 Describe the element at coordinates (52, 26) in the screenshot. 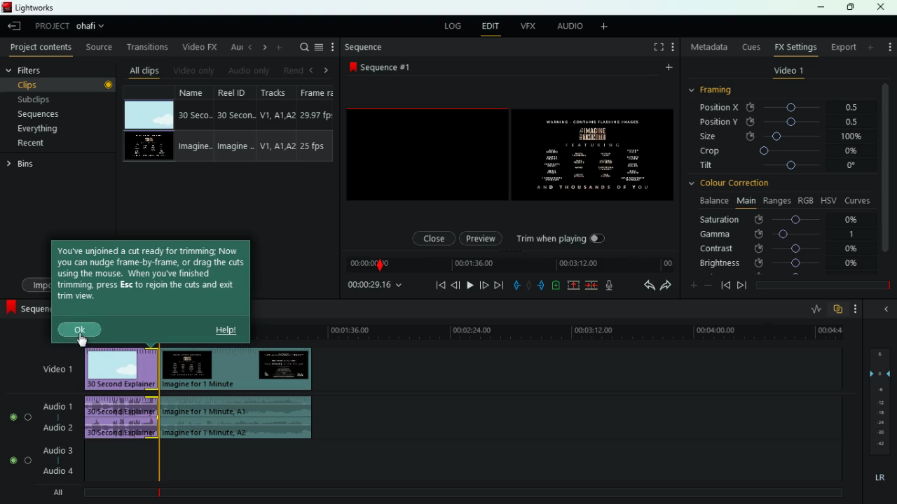

I see `project` at that location.